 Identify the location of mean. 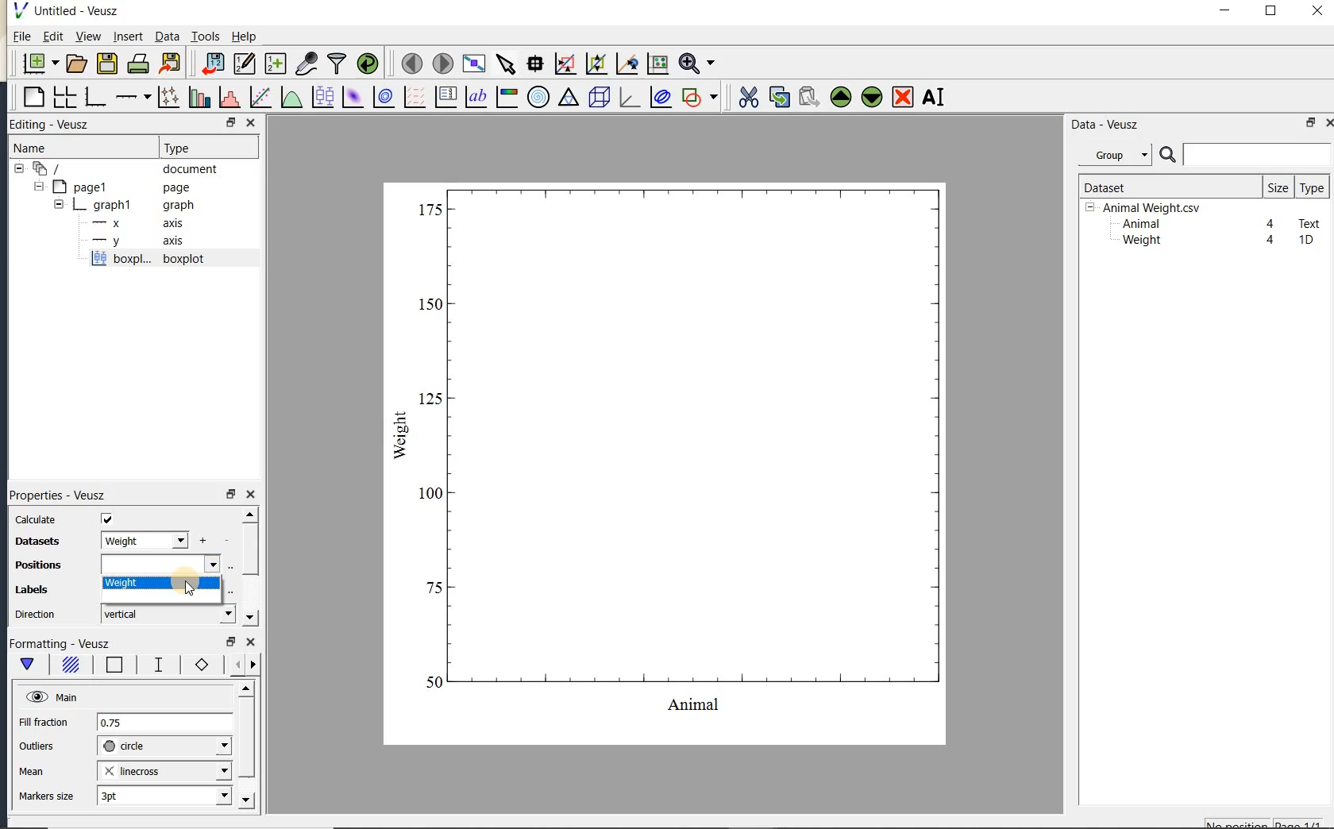
(33, 769).